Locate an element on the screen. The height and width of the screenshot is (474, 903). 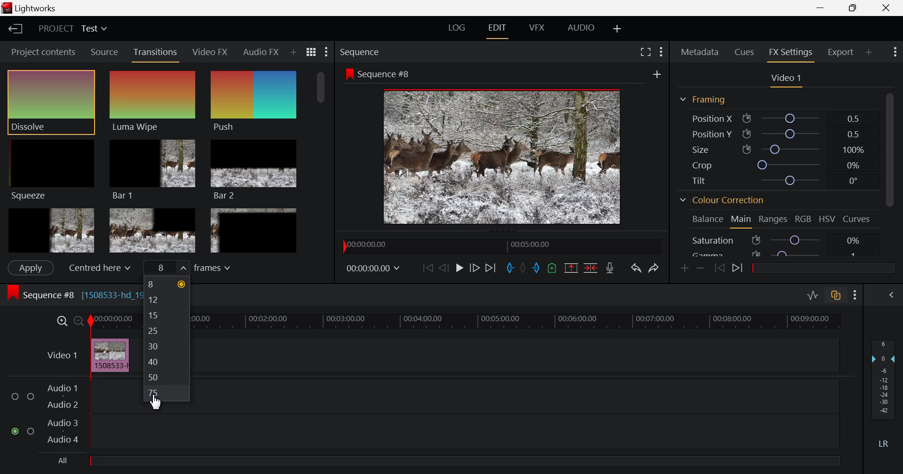
Audio Input Field is located at coordinates (68, 416).